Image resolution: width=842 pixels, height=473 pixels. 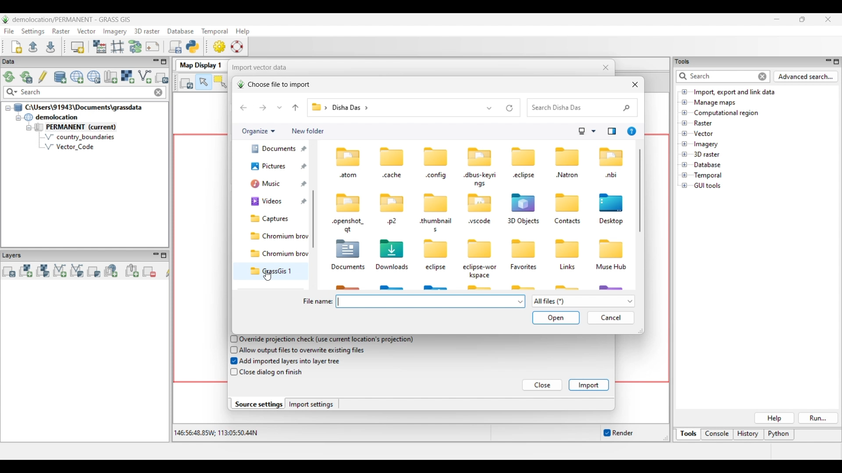 I want to click on Double click to collapse Permanent, so click(x=87, y=127).